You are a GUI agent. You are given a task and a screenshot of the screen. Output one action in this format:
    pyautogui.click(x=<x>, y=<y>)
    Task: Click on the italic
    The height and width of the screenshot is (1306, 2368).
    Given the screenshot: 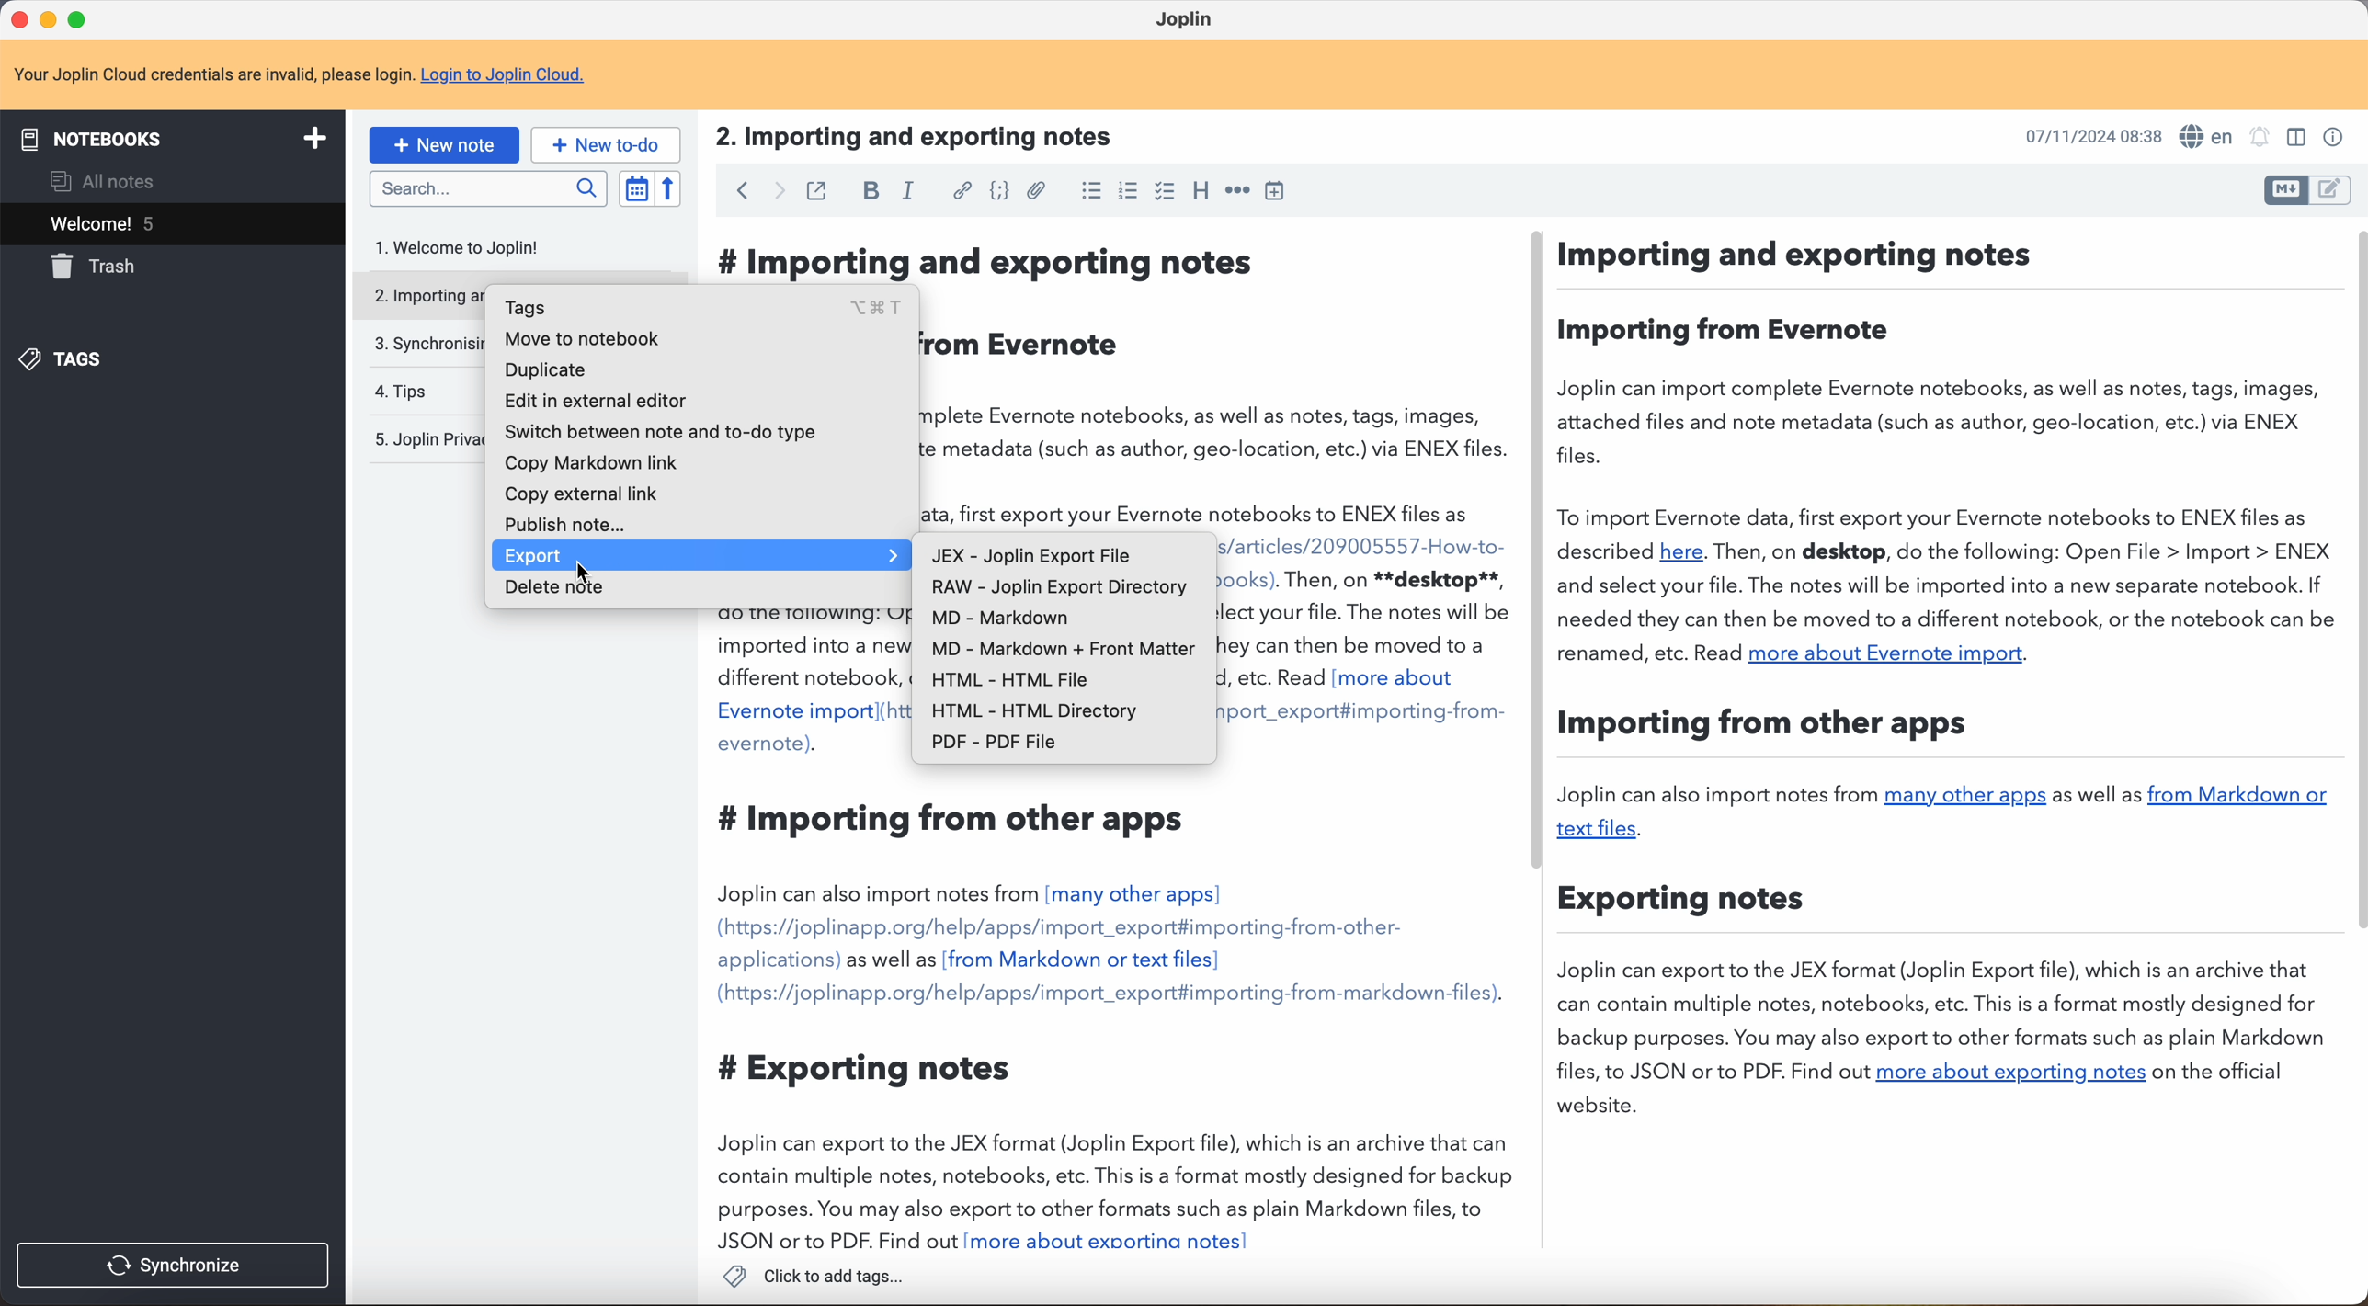 What is the action you would take?
    pyautogui.click(x=910, y=191)
    